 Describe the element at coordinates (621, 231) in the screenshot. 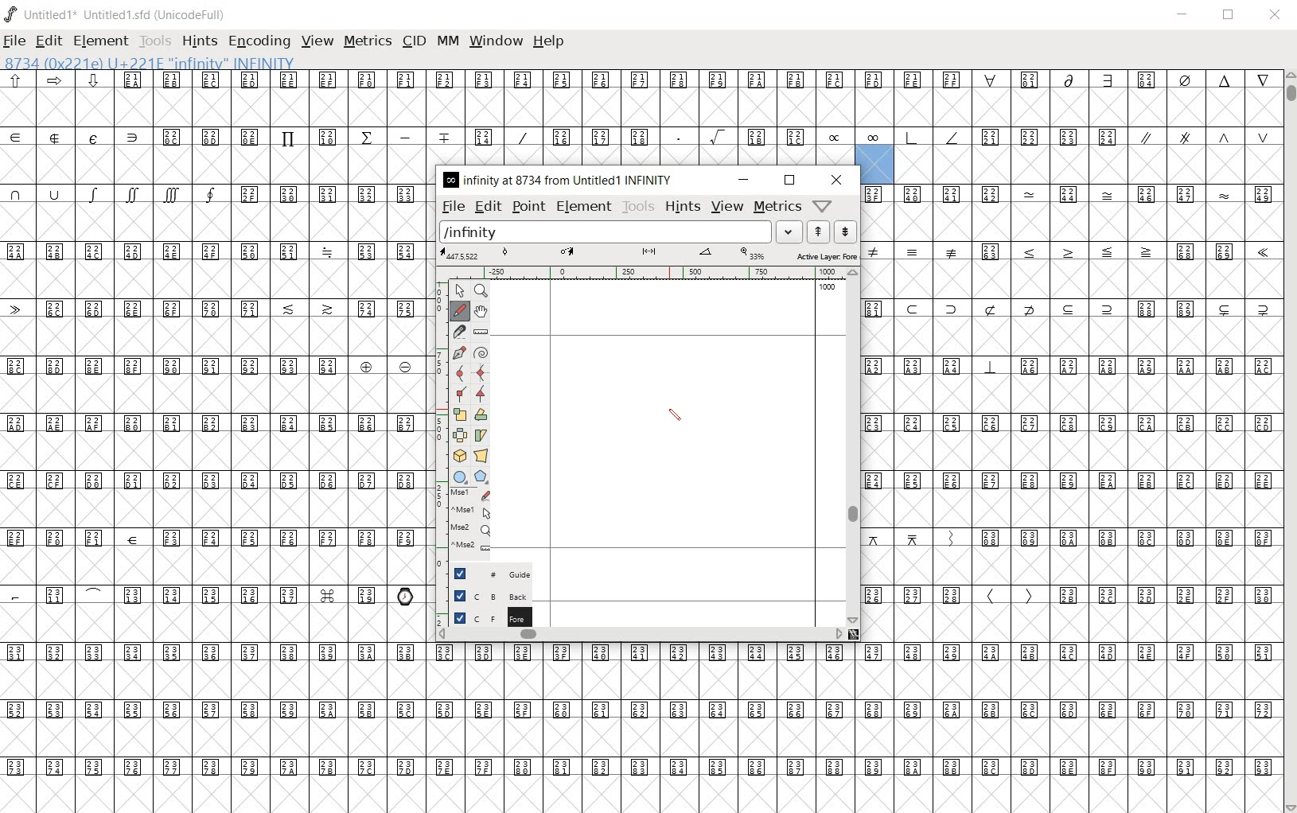

I see `load word list` at that location.